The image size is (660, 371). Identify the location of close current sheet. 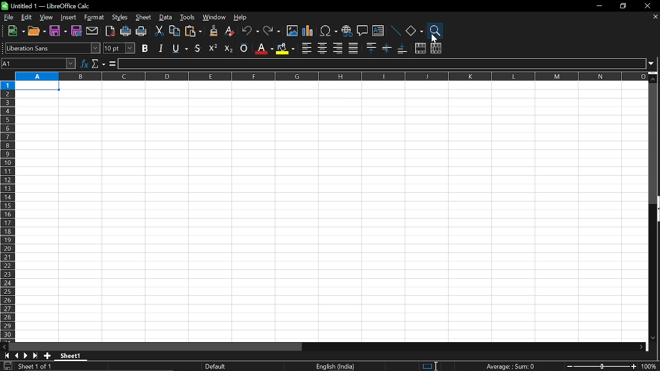
(654, 18).